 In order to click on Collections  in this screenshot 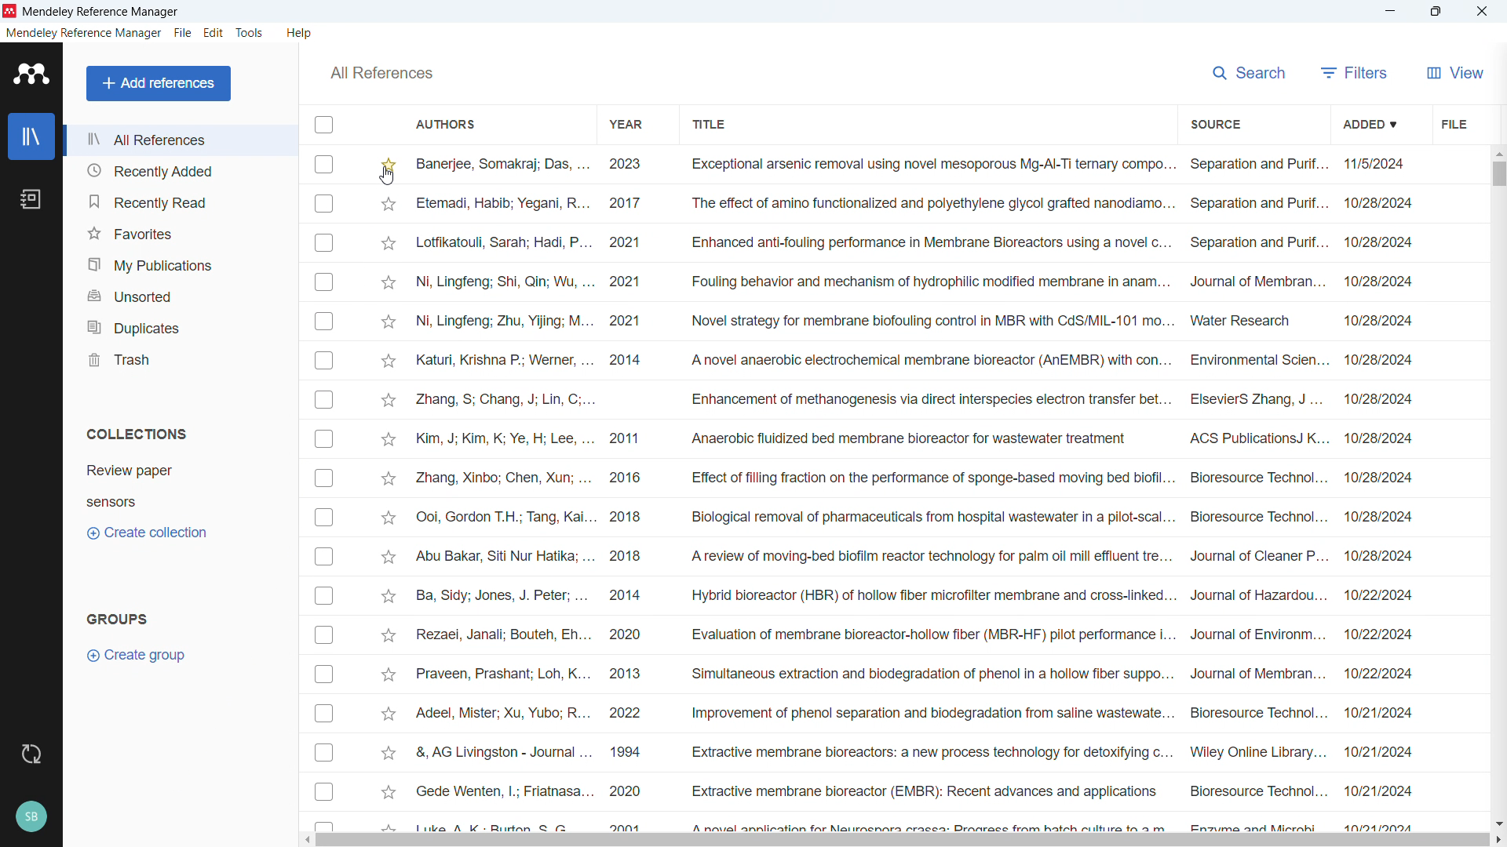, I will do `click(135, 433)`.